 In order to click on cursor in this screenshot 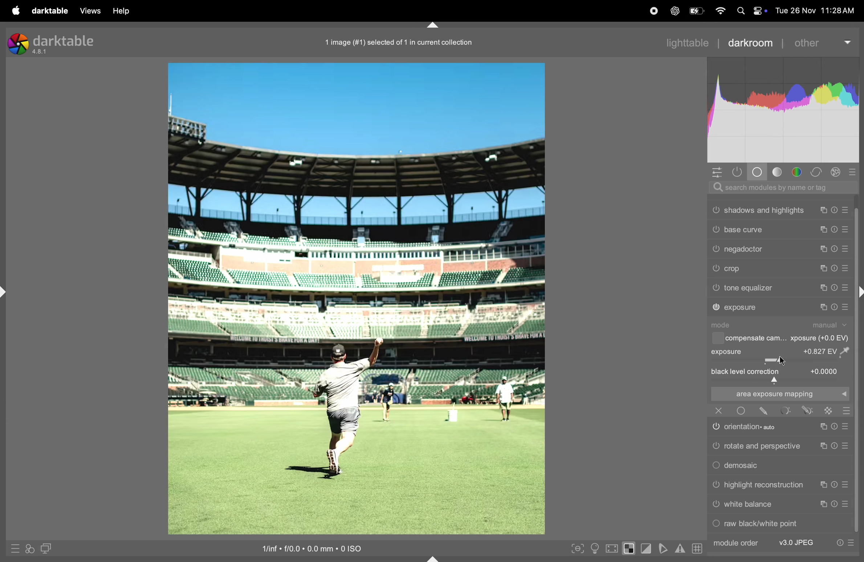, I will do `click(785, 361)`.